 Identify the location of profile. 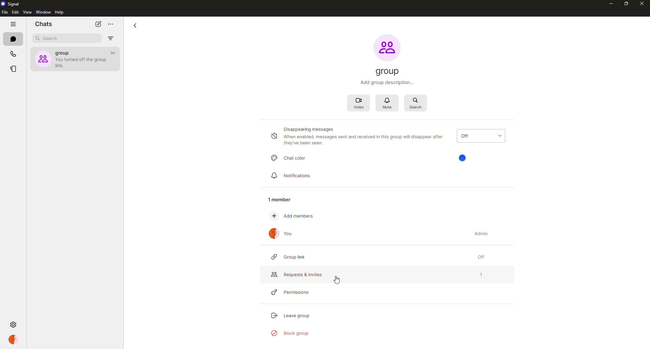
(13, 340).